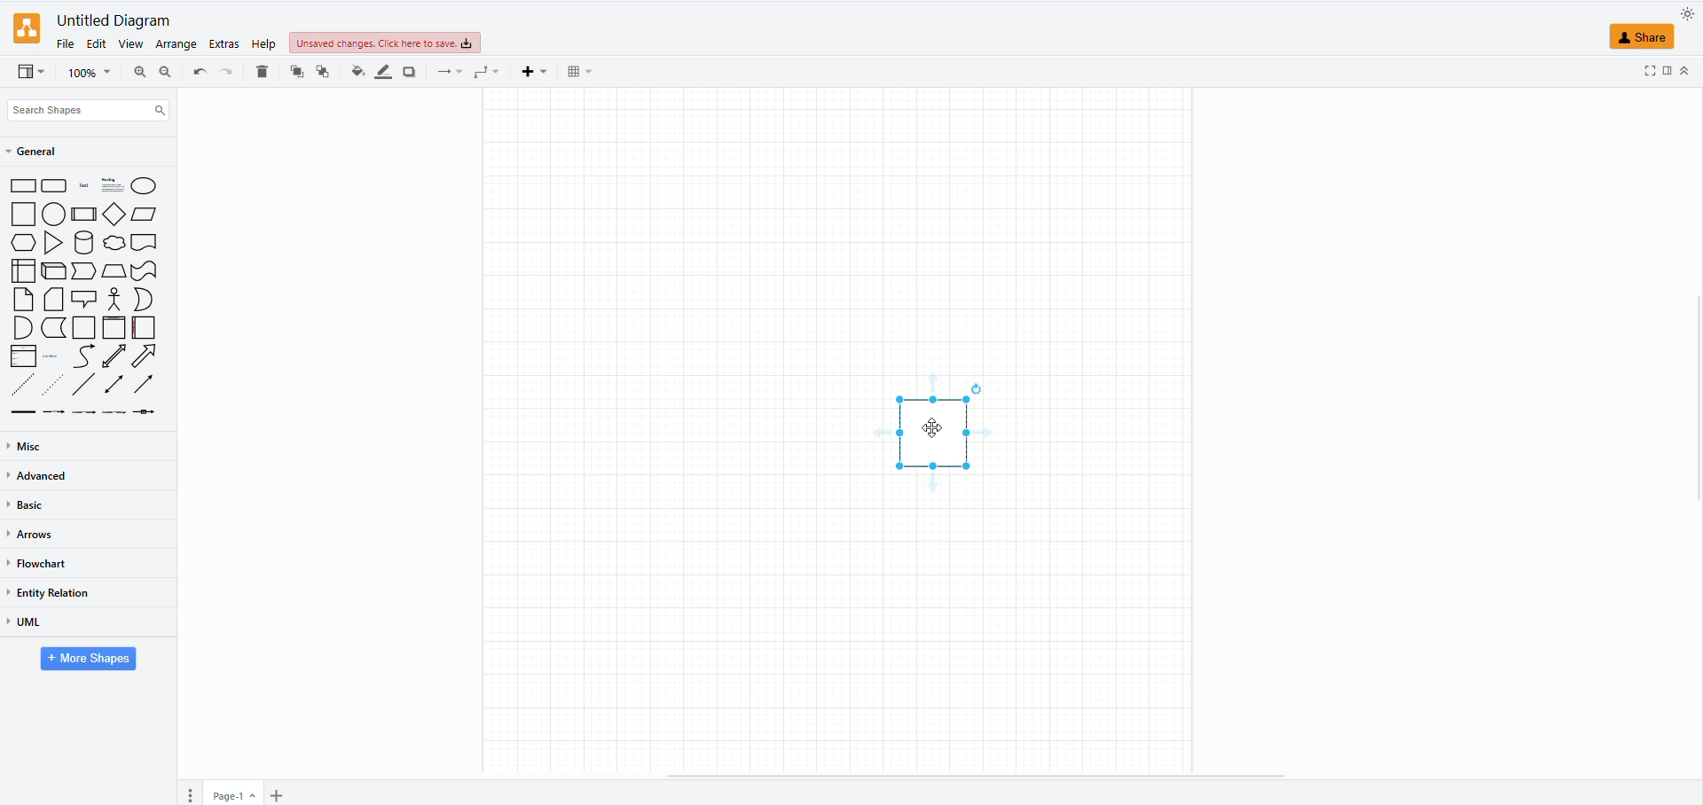  Describe the element at coordinates (85, 299) in the screenshot. I see `callout` at that location.